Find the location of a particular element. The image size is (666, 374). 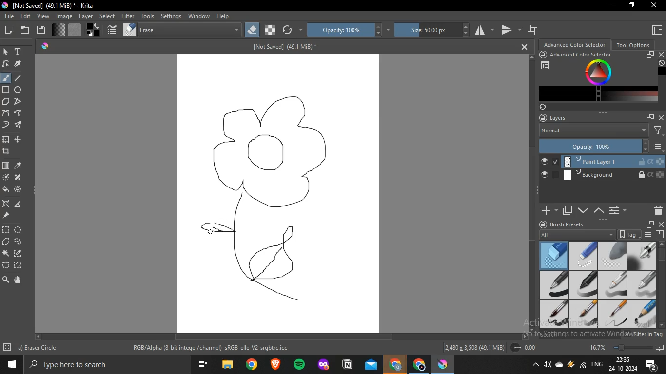

close is located at coordinates (662, 224).